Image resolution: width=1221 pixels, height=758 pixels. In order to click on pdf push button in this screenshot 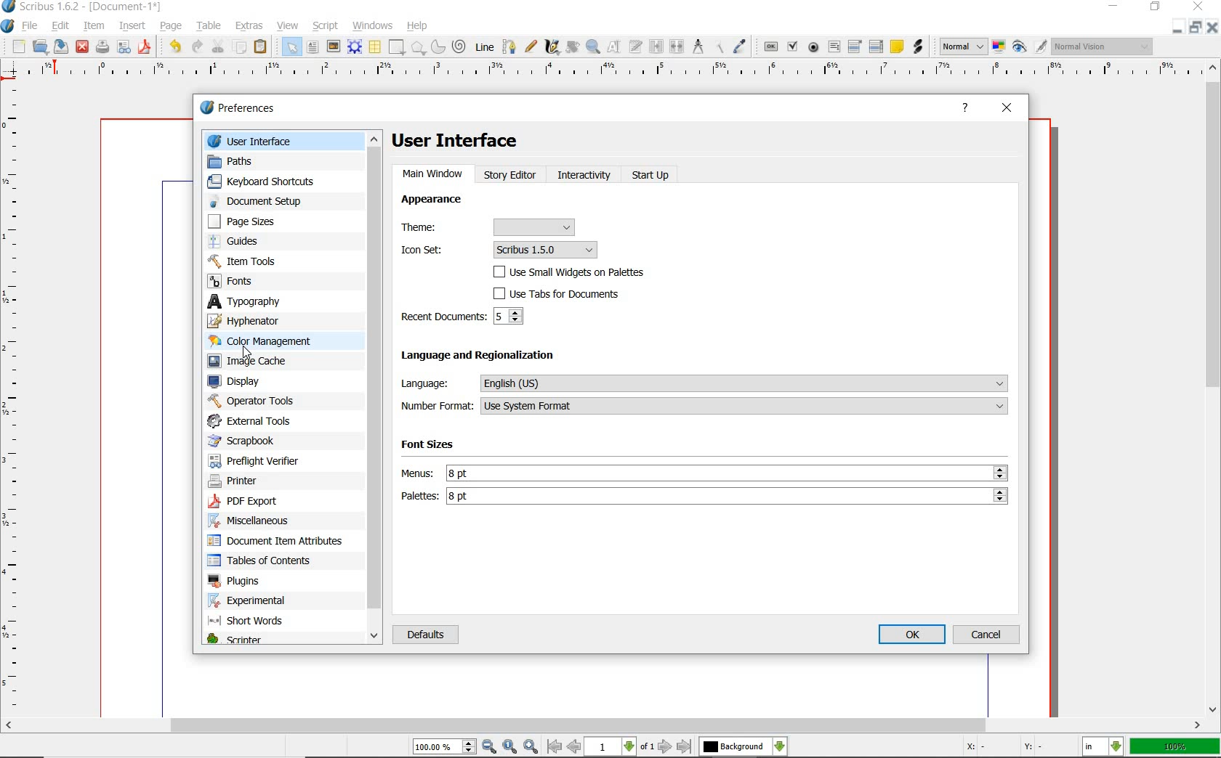, I will do `click(770, 46)`.